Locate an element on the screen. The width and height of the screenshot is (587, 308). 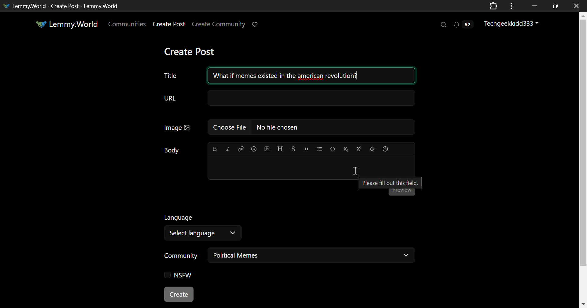
Italic is located at coordinates (227, 148).